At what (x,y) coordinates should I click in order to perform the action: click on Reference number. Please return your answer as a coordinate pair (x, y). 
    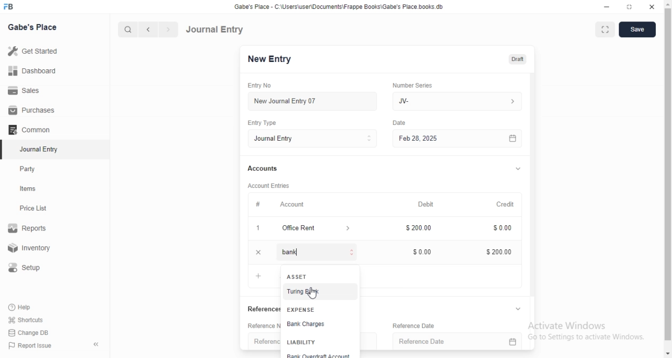
    Looking at the image, I should click on (266, 342).